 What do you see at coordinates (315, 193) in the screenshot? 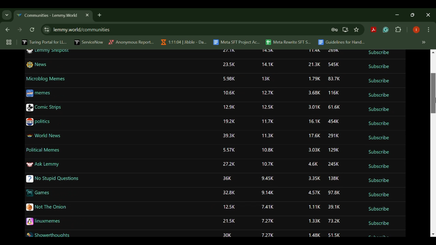
I see `4.57K` at bounding box center [315, 193].